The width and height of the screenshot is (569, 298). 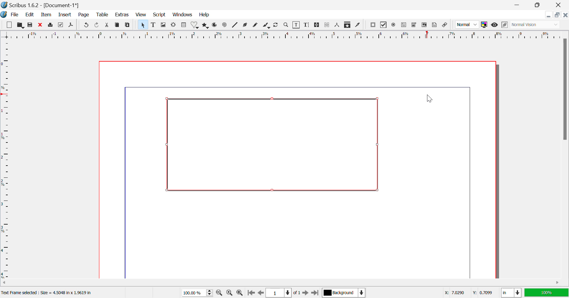 I want to click on Link annotation, so click(x=446, y=25).